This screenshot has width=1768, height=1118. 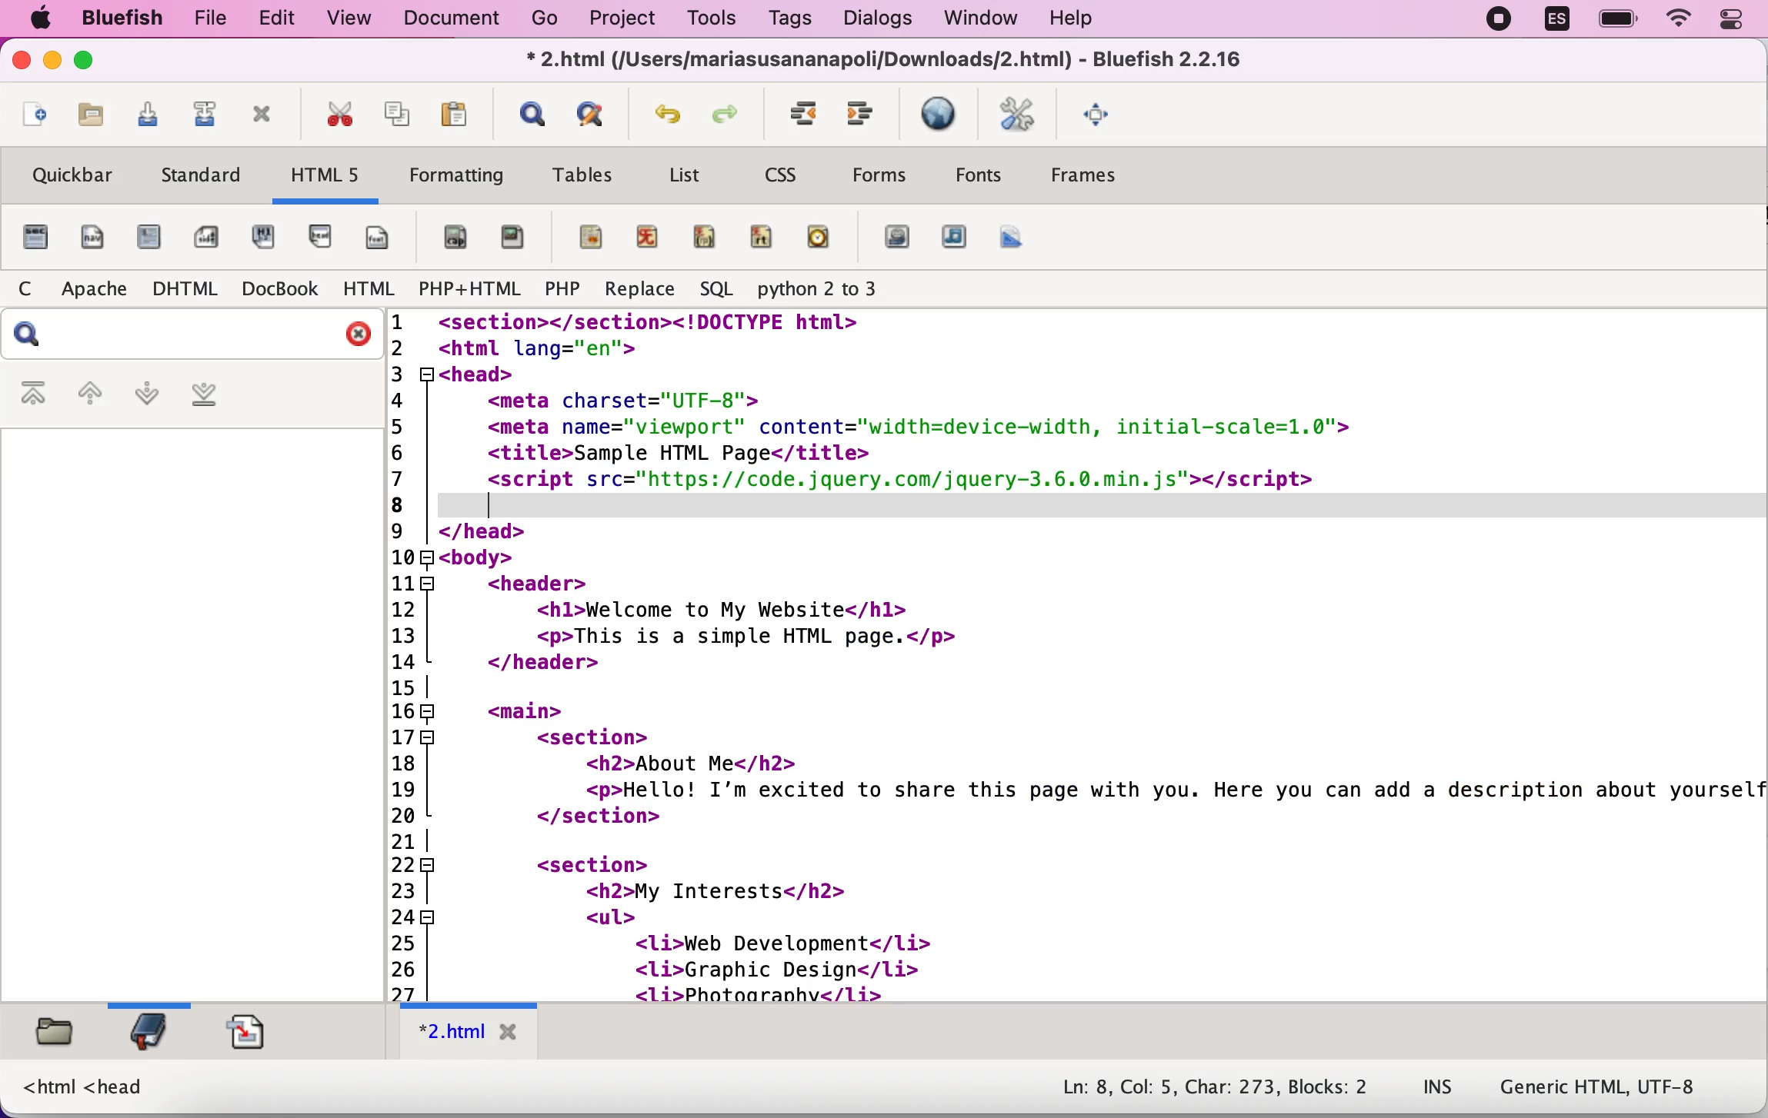 I want to click on mac logo, so click(x=42, y=18).